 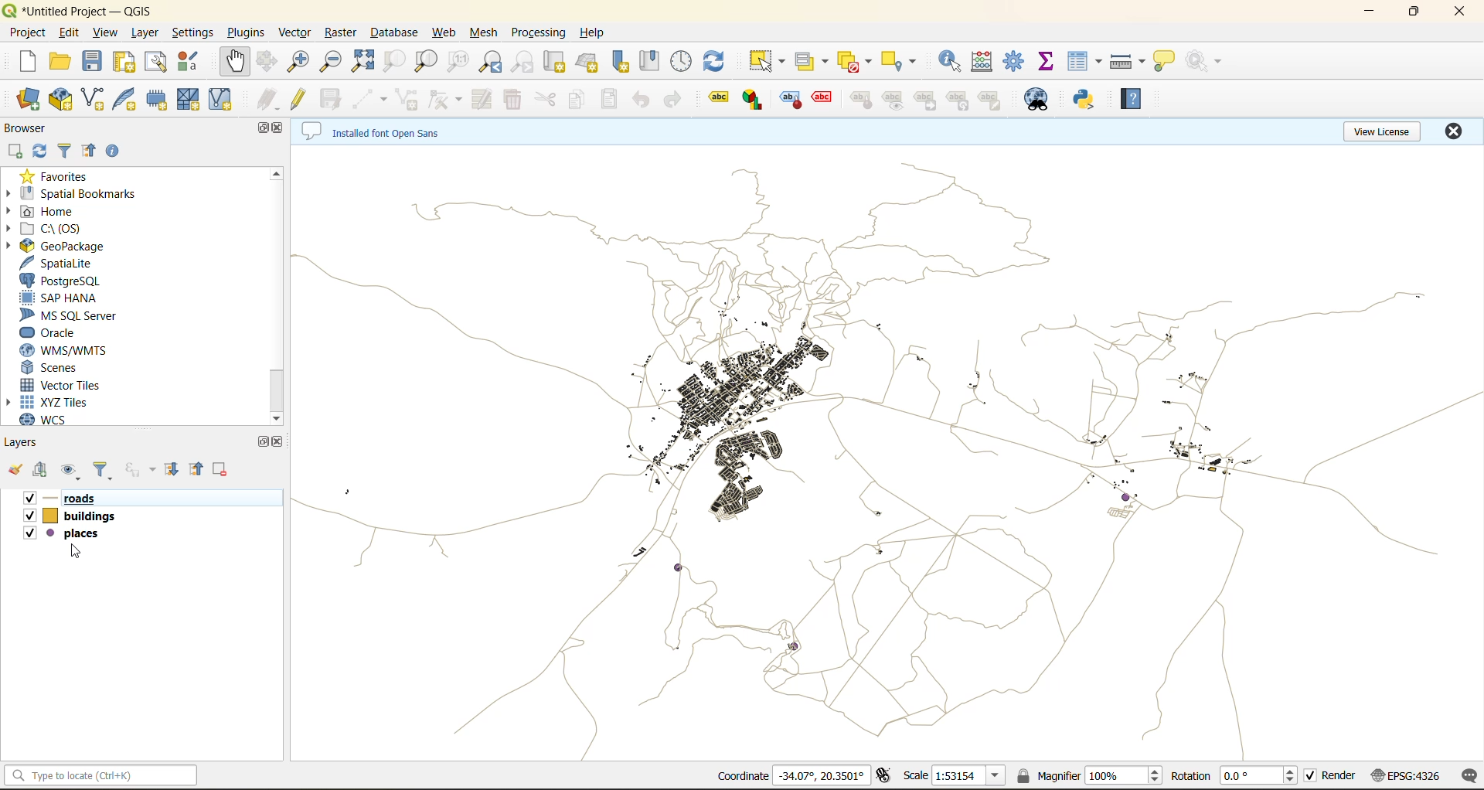 What do you see at coordinates (954, 62) in the screenshot?
I see `identify features` at bounding box center [954, 62].